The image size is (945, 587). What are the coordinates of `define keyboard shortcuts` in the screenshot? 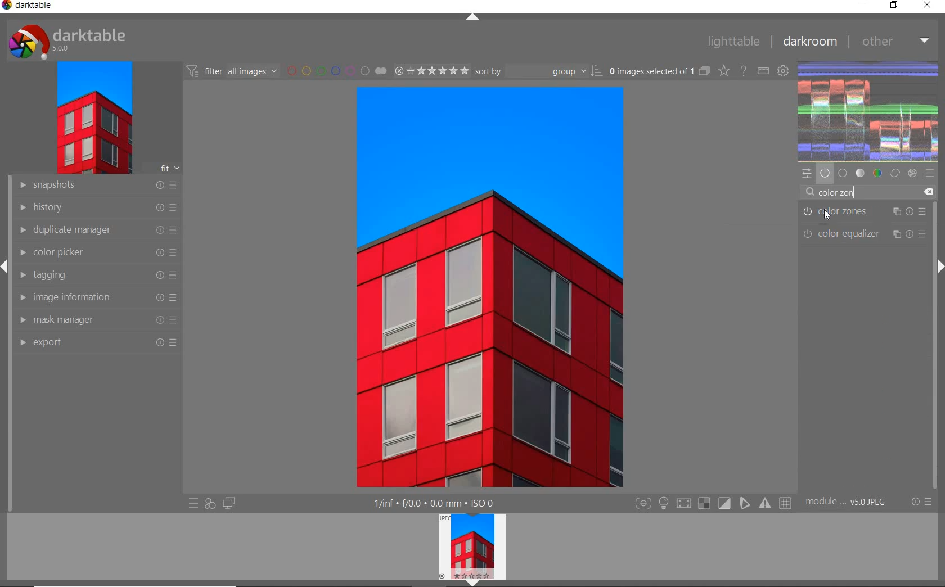 It's located at (764, 71).